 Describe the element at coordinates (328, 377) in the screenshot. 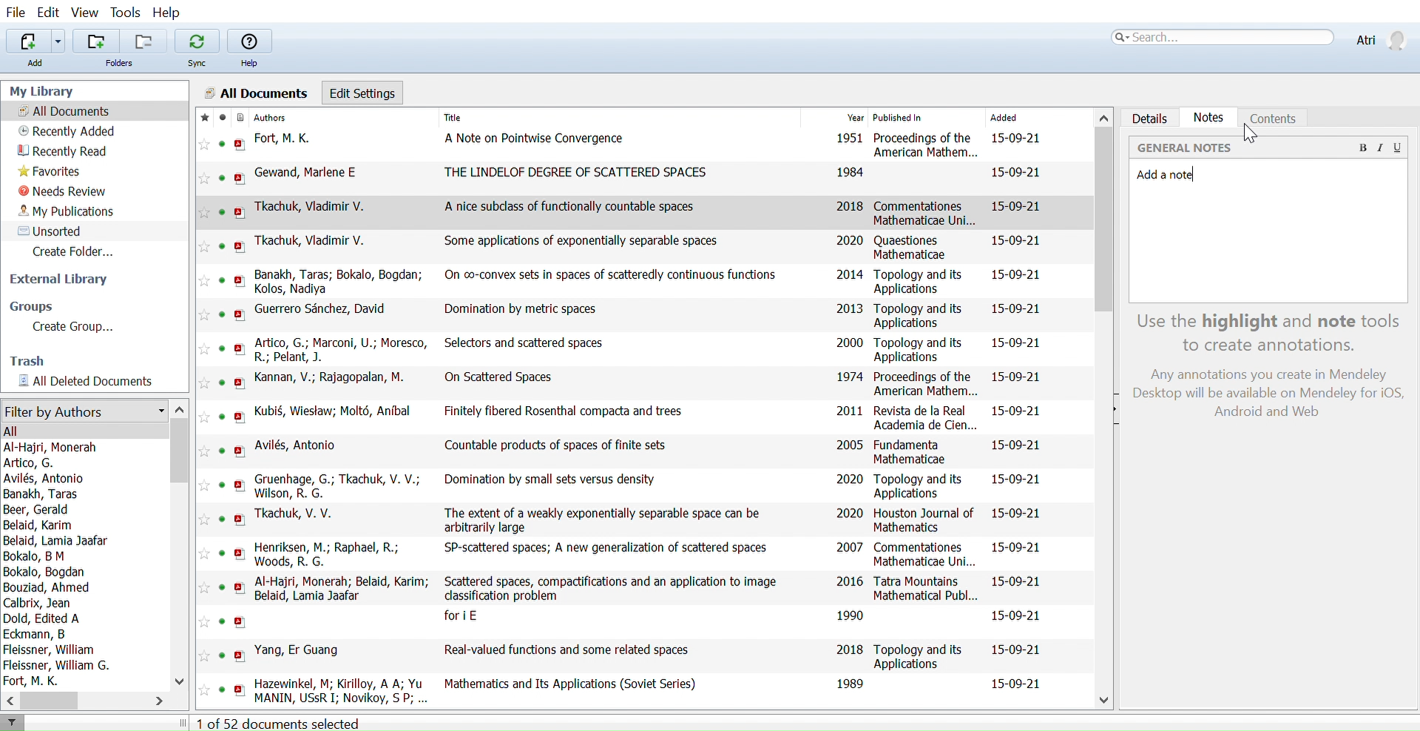

I see `Kannan, V.; Rajagopalan, M.` at that location.